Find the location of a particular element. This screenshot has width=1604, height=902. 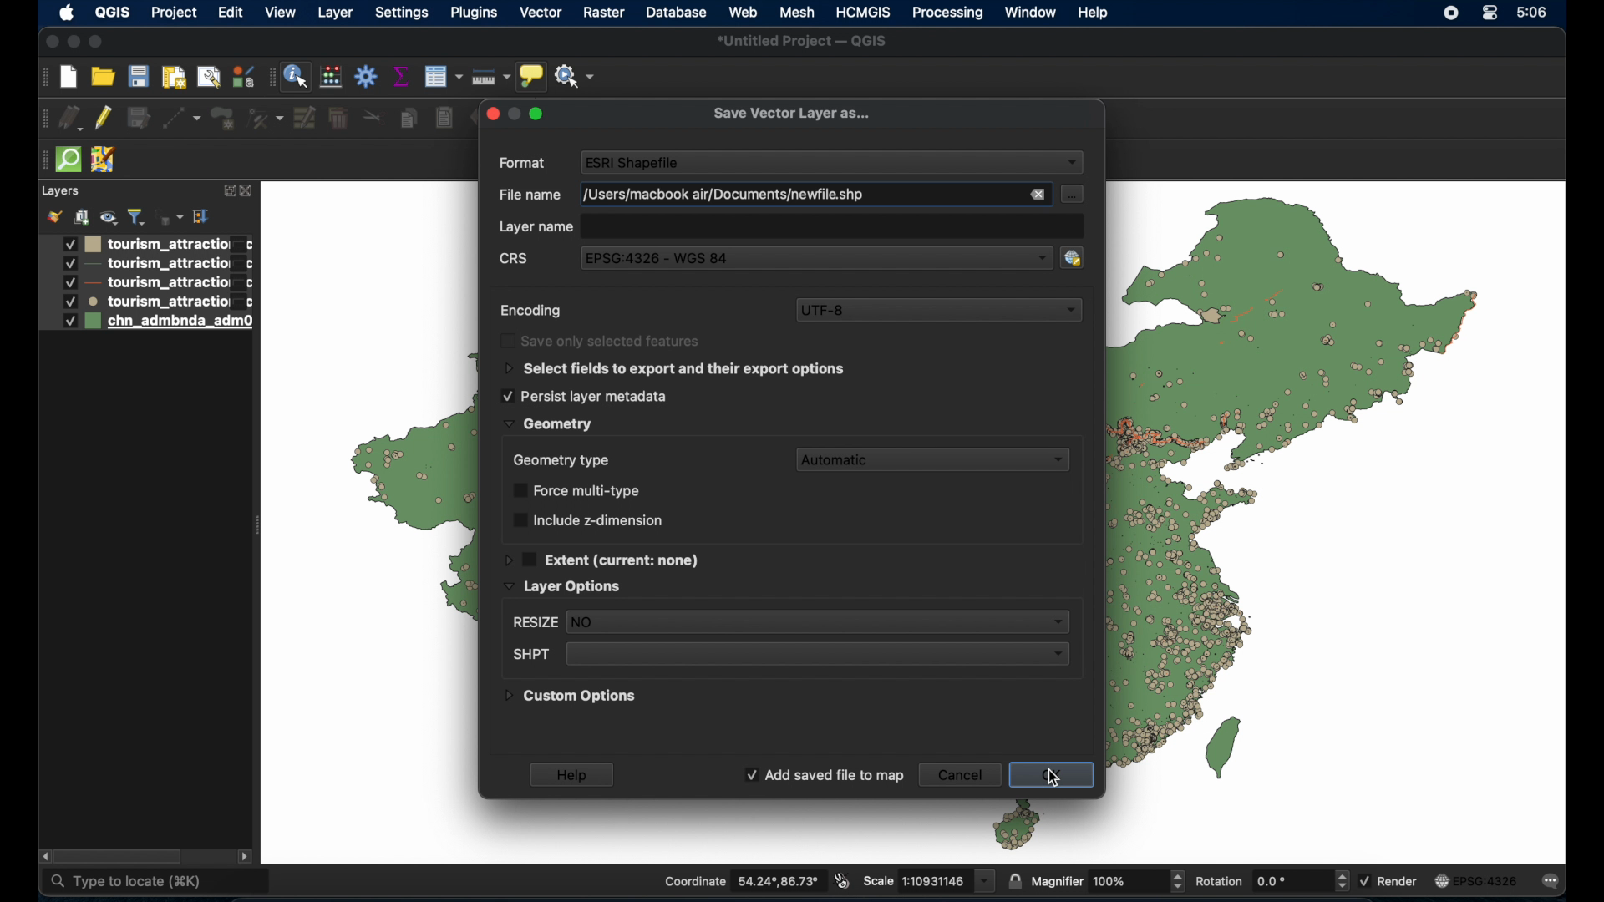

filter legend is located at coordinates (136, 217).